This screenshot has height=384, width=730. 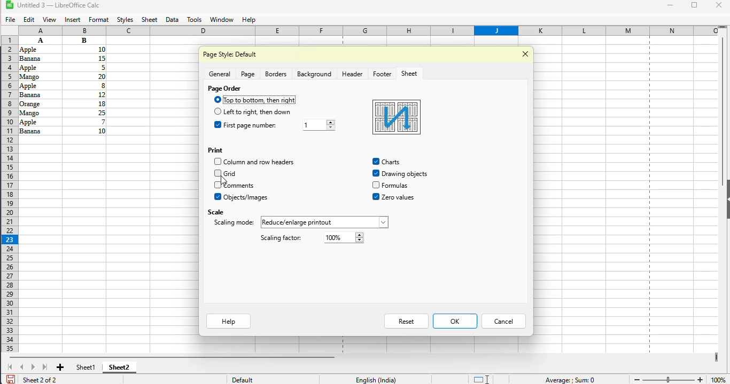 What do you see at coordinates (86, 122) in the screenshot?
I see `` at bounding box center [86, 122].